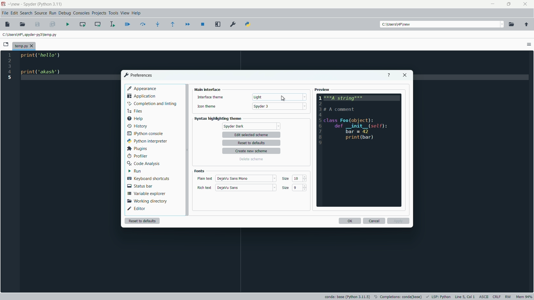 The width and height of the screenshot is (534, 300). Describe the element at coordinates (6, 44) in the screenshot. I see `browse tabs` at that location.